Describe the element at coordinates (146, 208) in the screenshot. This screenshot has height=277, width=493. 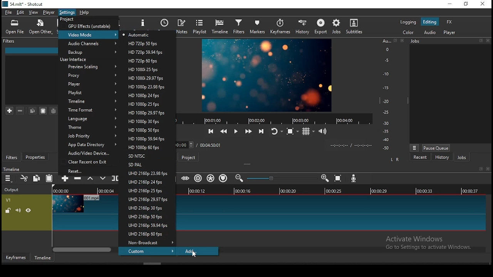
I see `resolution option` at that location.